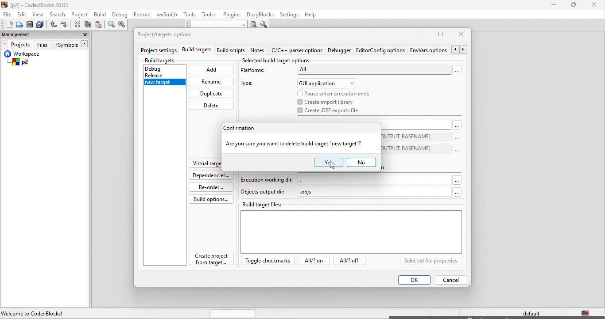  What do you see at coordinates (190, 15) in the screenshot?
I see `tools` at bounding box center [190, 15].